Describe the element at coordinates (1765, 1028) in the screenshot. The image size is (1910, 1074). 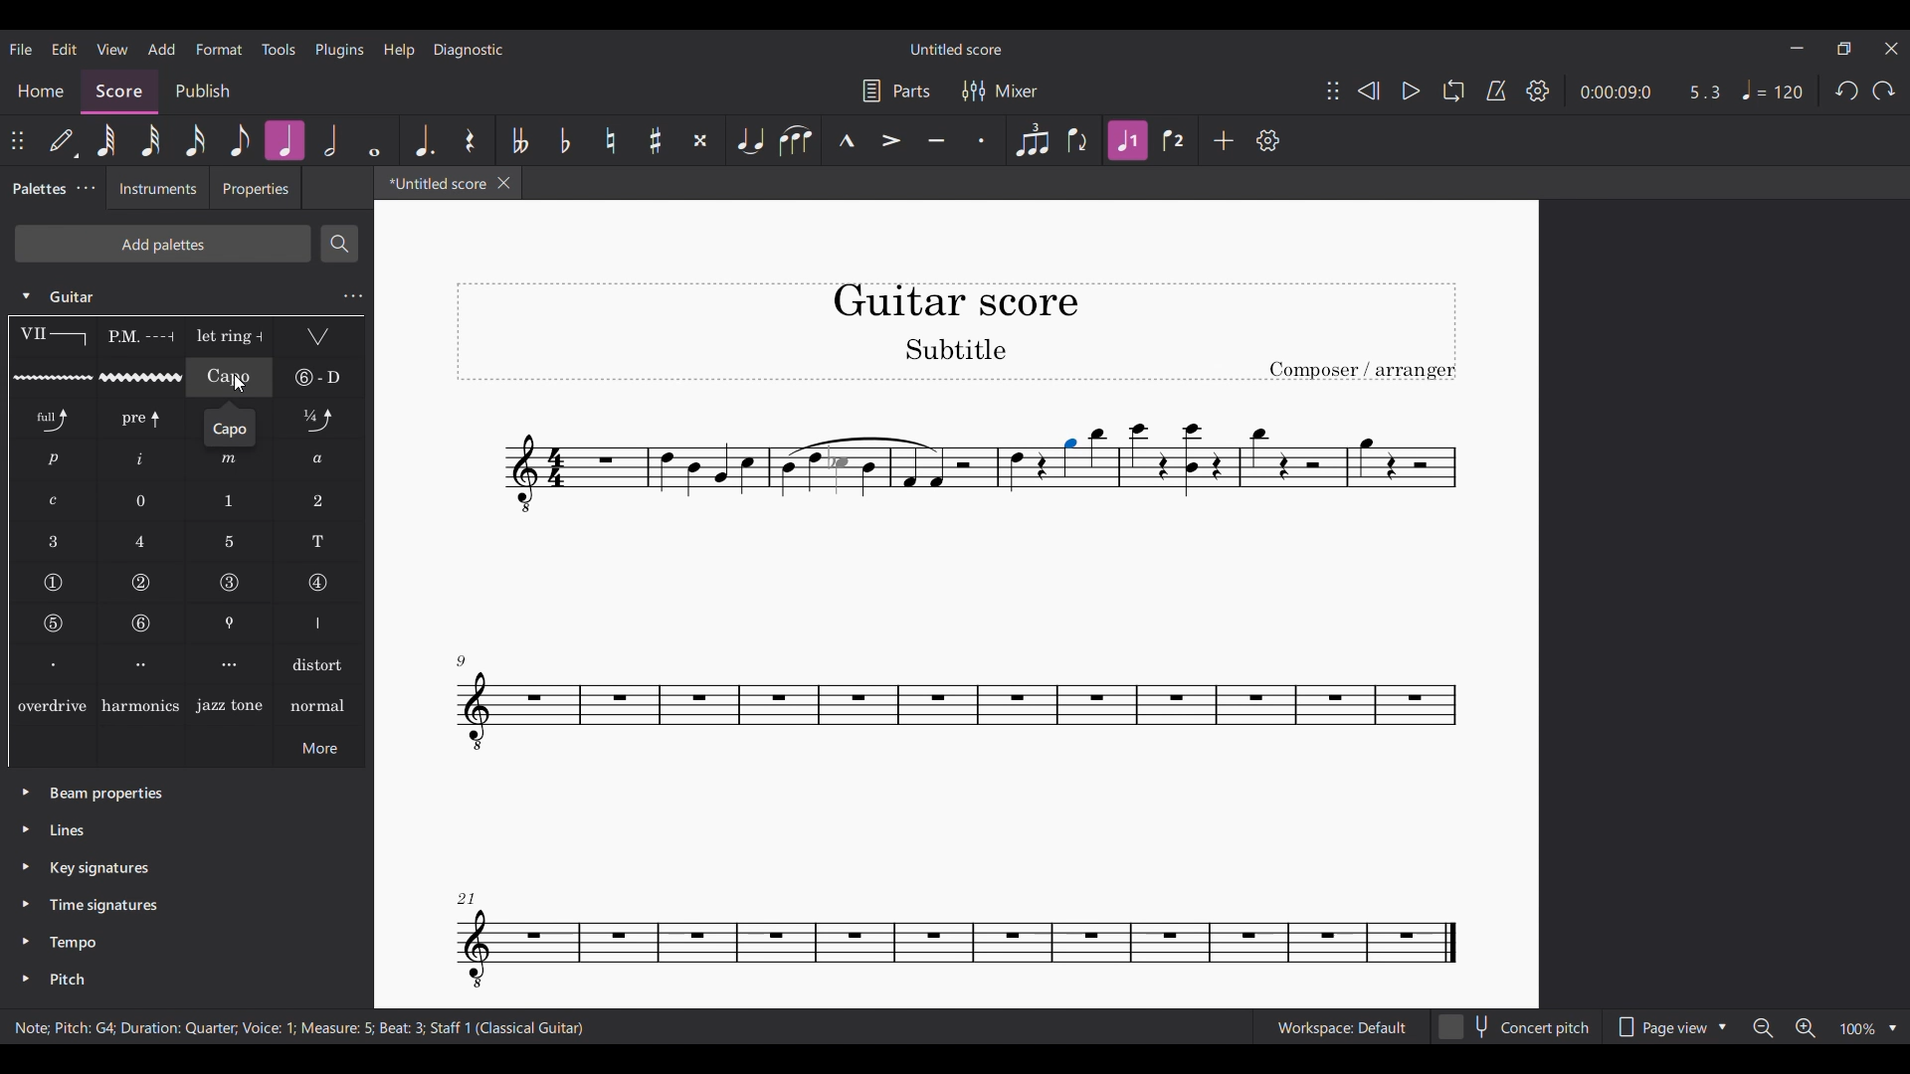
I see `Zoom out` at that location.